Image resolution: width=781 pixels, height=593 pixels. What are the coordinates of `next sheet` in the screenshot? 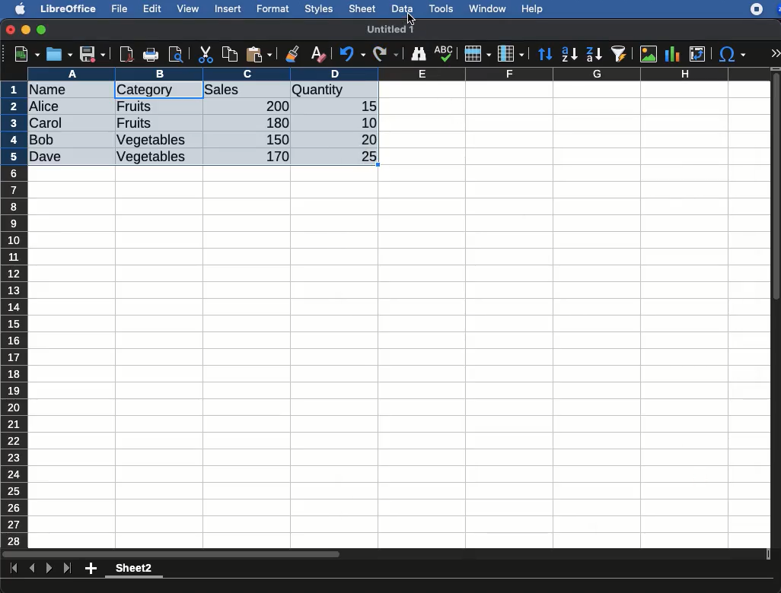 It's located at (47, 569).